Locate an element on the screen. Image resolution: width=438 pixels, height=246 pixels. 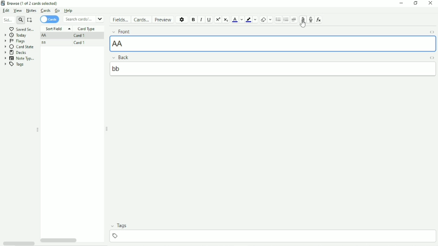
Today is located at coordinates (17, 35).